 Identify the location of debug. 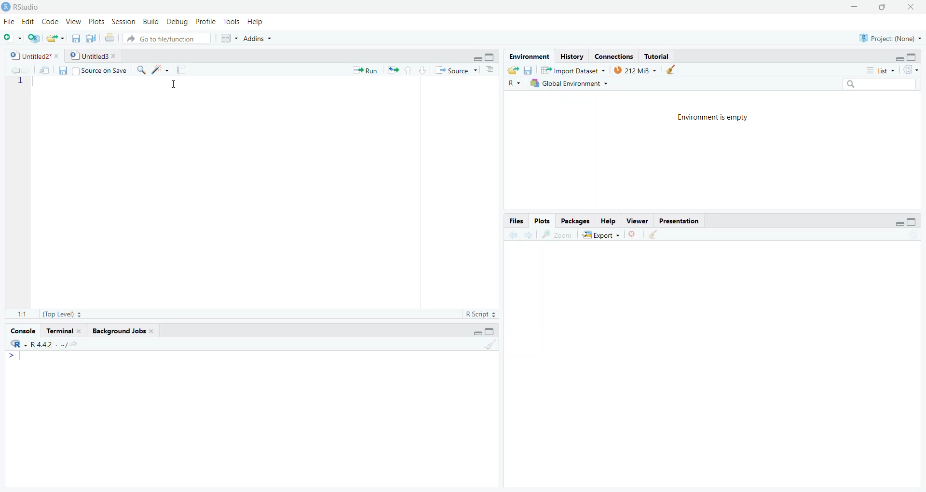
(177, 21).